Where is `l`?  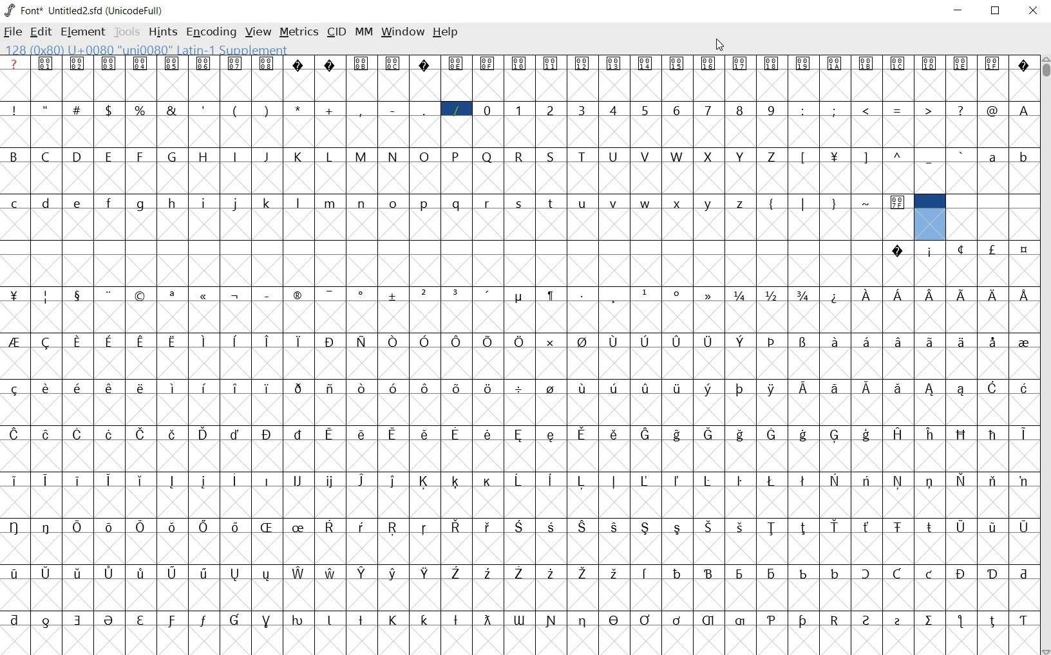
l is located at coordinates (300, 201).